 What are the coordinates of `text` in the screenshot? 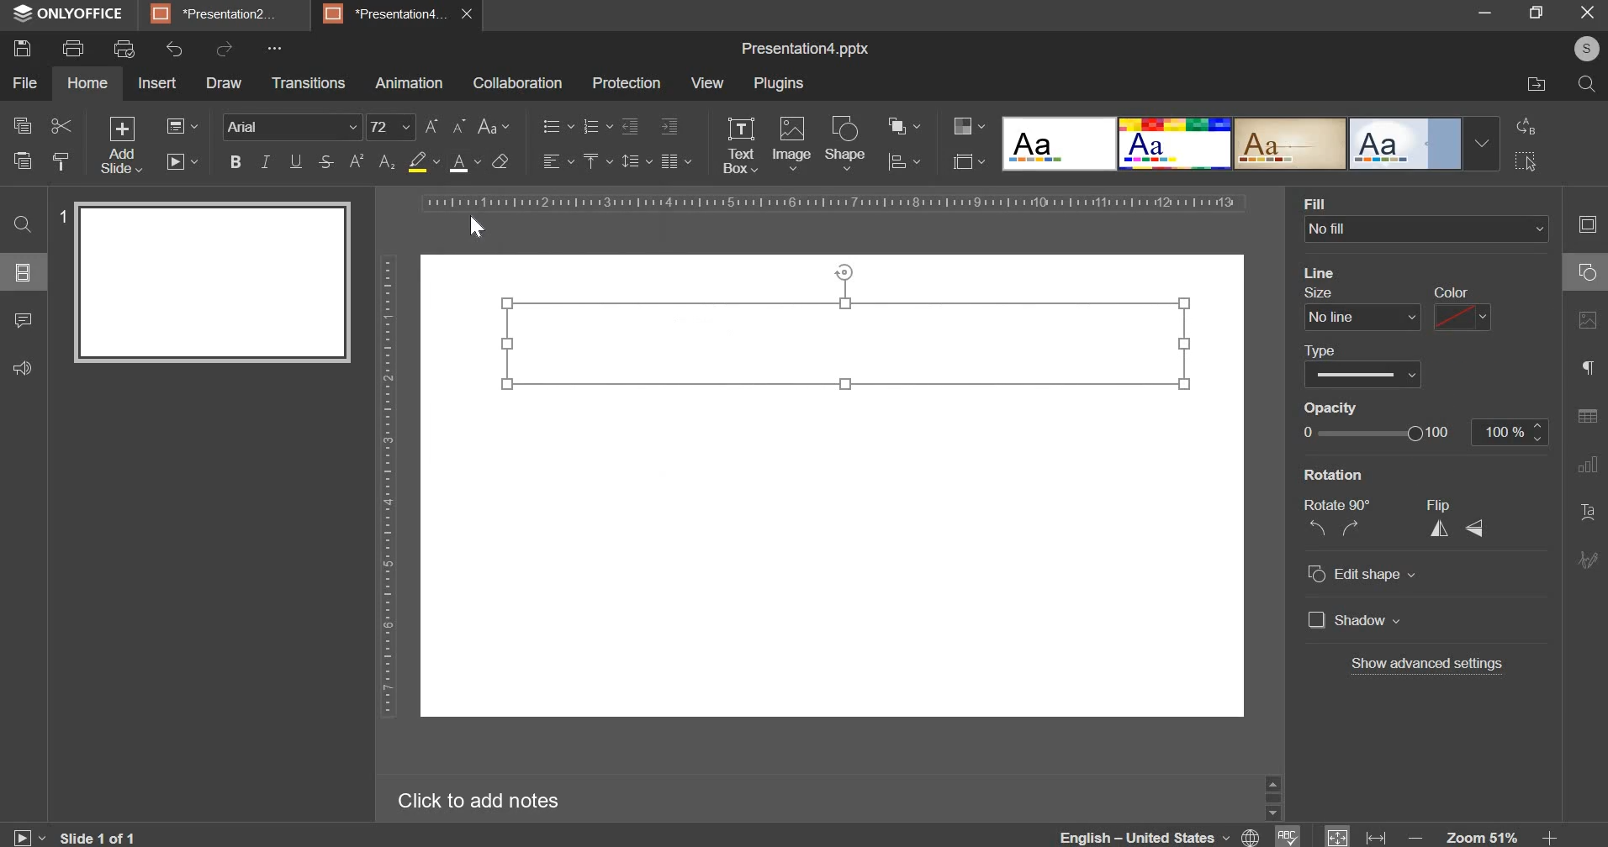 It's located at (1588, 513).